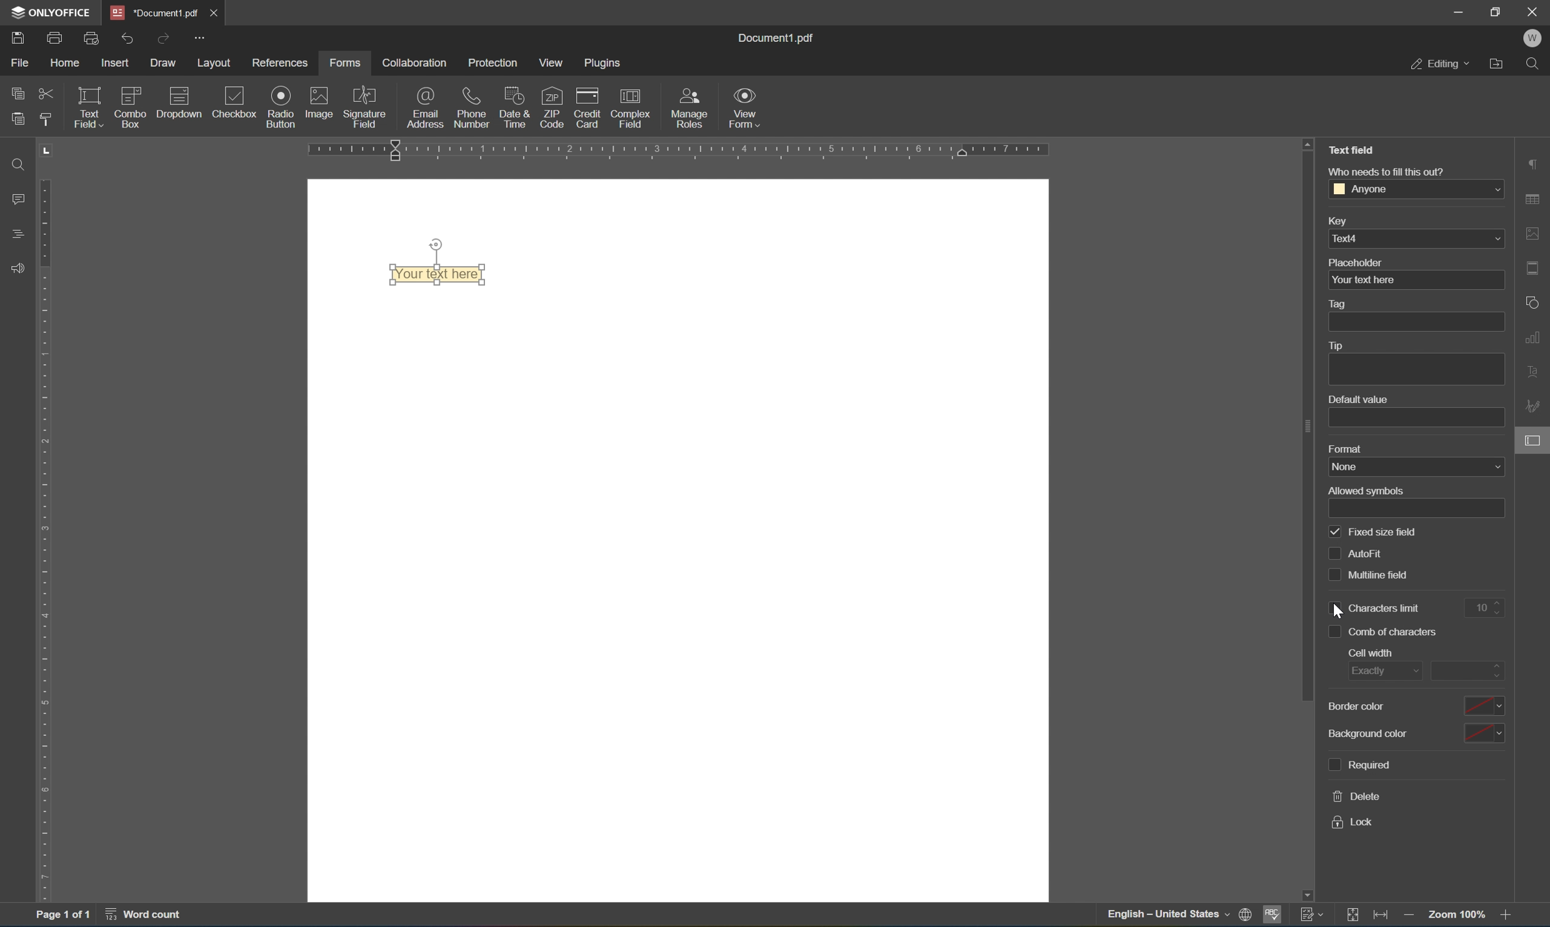 Image resolution: width=1550 pixels, height=927 pixels. What do you see at coordinates (1414, 733) in the screenshot?
I see `background color` at bounding box center [1414, 733].